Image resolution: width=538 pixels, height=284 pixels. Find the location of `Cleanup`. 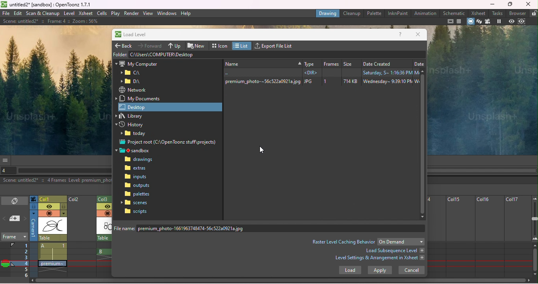

Cleanup is located at coordinates (353, 13).